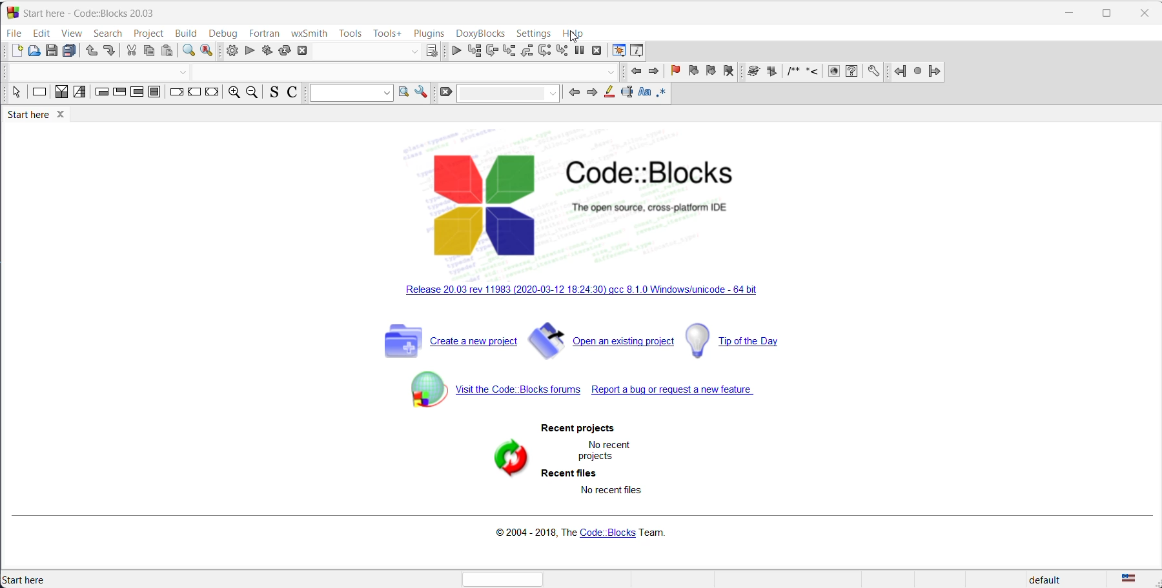 The height and width of the screenshot is (588, 1162). Describe the element at coordinates (214, 94) in the screenshot. I see `return instruction` at that location.